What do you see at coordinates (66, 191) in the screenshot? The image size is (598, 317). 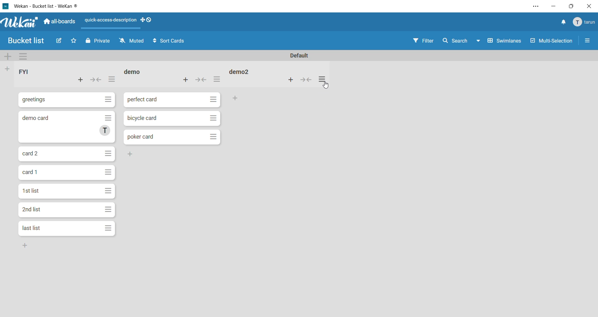 I see `cards` at bounding box center [66, 191].